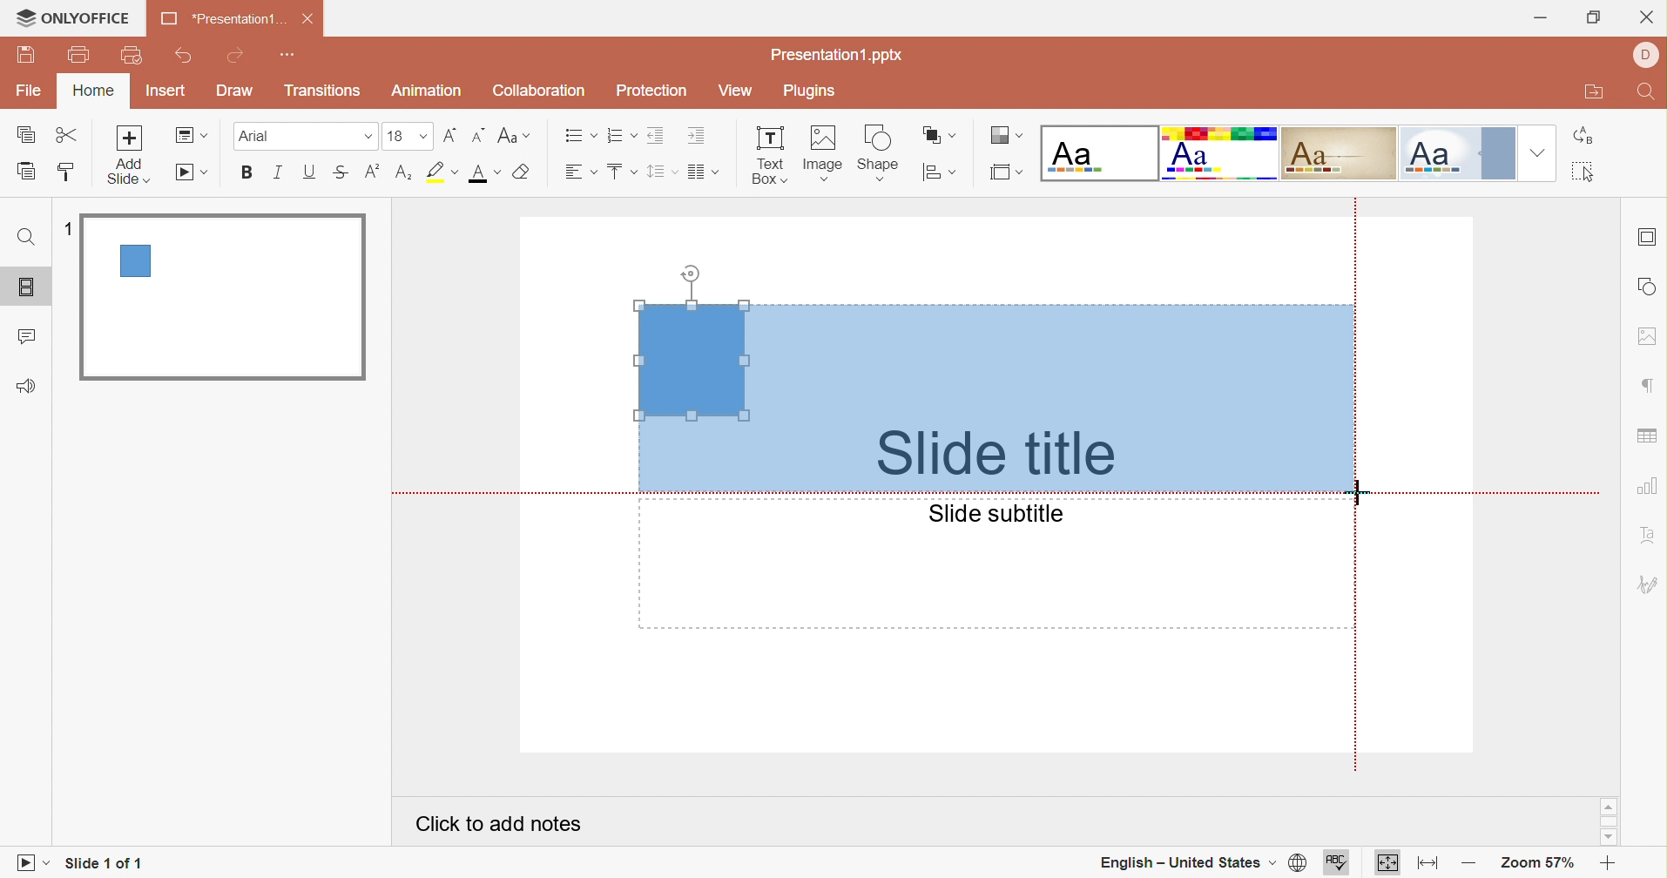 The height and width of the screenshot is (878, 1667). I want to click on Redo, so click(237, 57).